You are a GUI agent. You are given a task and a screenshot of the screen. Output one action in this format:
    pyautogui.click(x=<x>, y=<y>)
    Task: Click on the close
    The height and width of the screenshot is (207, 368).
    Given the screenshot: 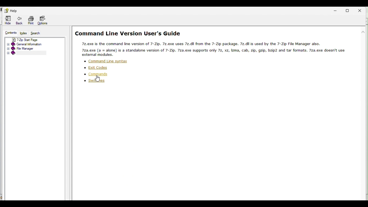 What is the action you would take?
    pyautogui.click(x=362, y=10)
    